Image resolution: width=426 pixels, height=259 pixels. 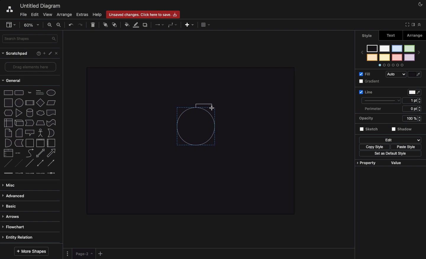 What do you see at coordinates (202, 106) in the screenshot?
I see `Connector drawn` at bounding box center [202, 106].